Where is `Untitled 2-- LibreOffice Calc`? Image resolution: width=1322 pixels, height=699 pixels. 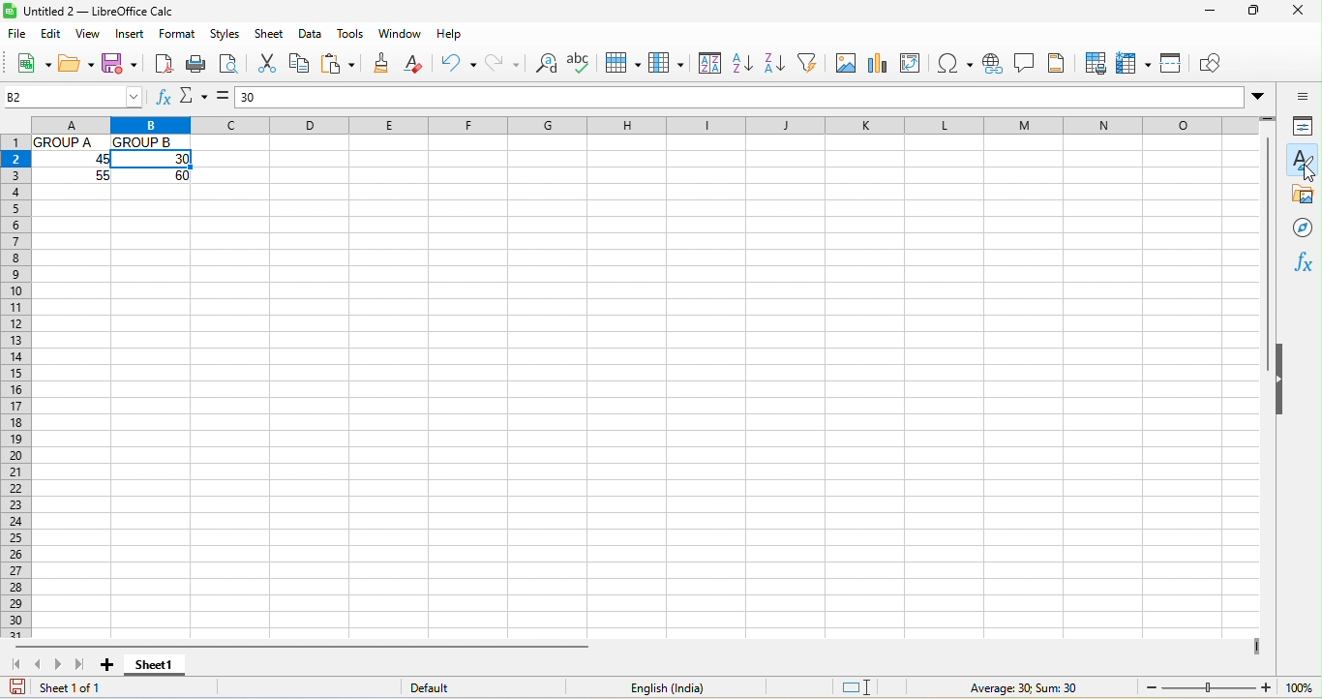 Untitled 2-- LibreOffice Calc is located at coordinates (122, 12).